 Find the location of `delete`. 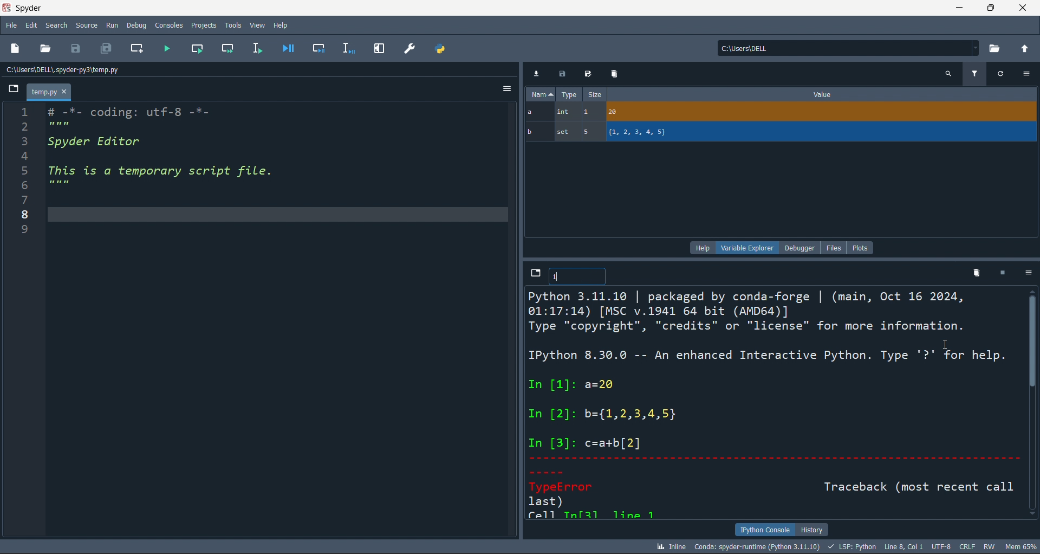

delete is located at coordinates (614, 73).